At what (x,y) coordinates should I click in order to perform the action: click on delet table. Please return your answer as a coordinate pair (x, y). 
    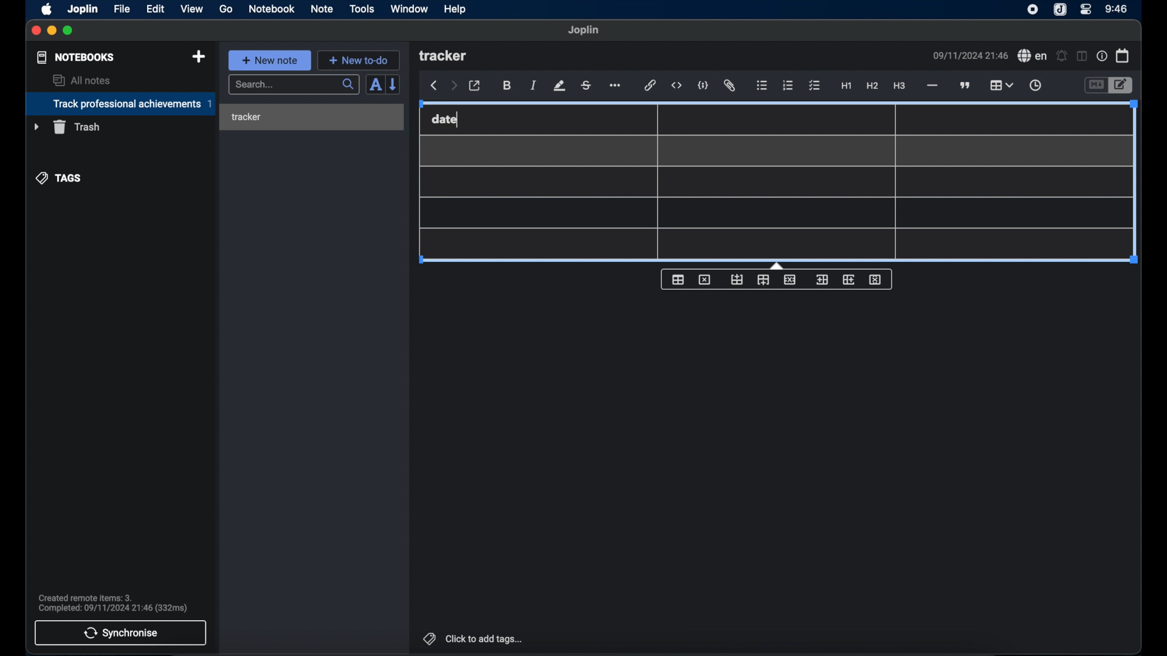
    Looking at the image, I should click on (704, 279).